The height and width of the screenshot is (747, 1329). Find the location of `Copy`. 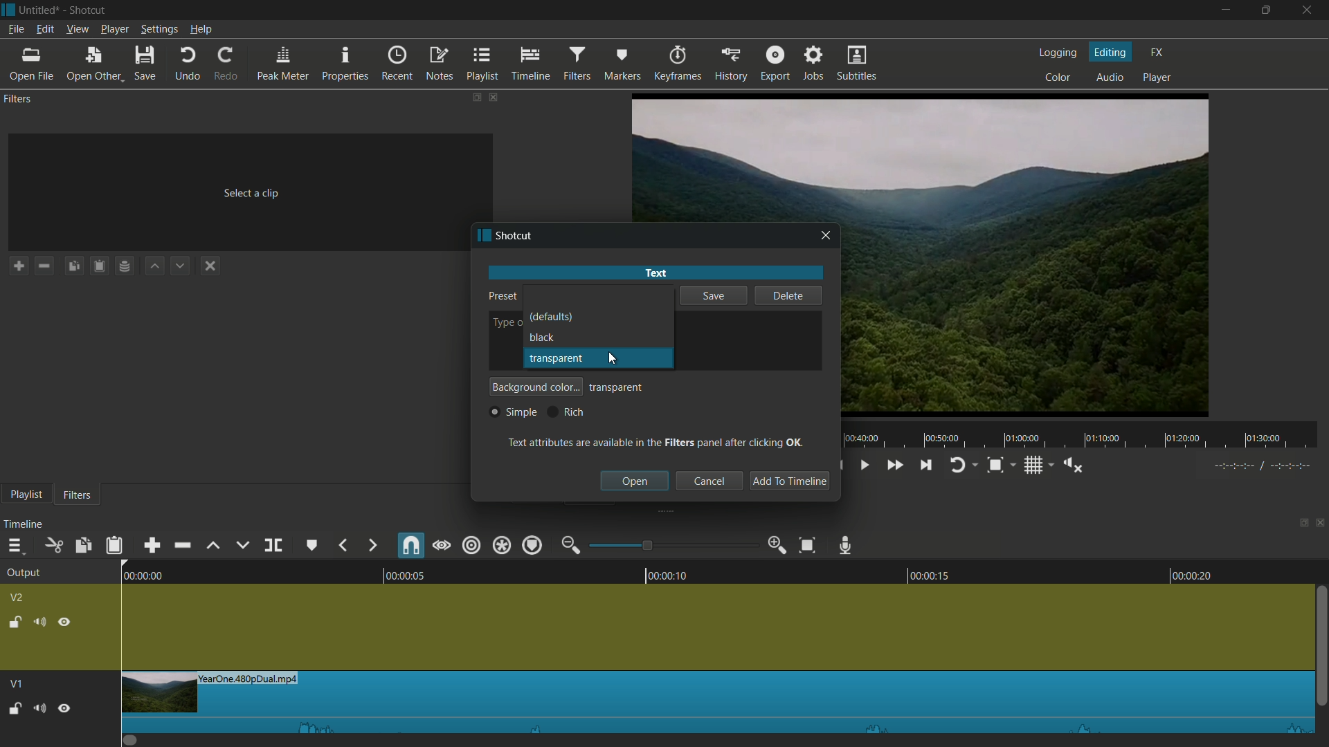

Copy is located at coordinates (73, 268).